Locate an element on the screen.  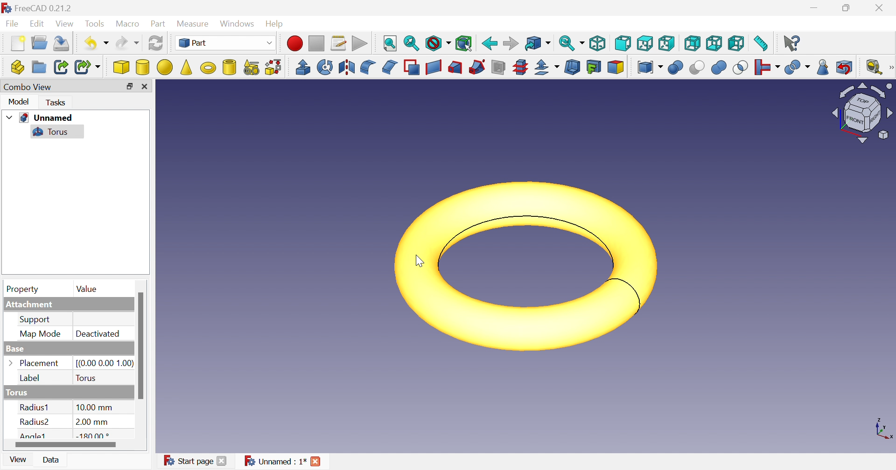
Unnamed : 1* is located at coordinates (275, 460).